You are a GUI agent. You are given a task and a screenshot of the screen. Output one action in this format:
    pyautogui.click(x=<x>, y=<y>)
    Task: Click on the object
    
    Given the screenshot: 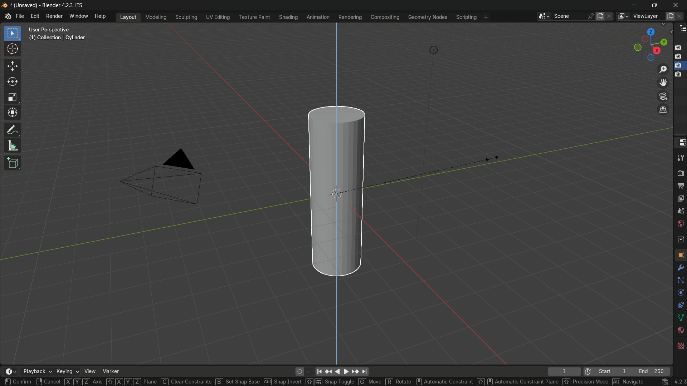 What is the action you would take?
    pyautogui.click(x=680, y=254)
    